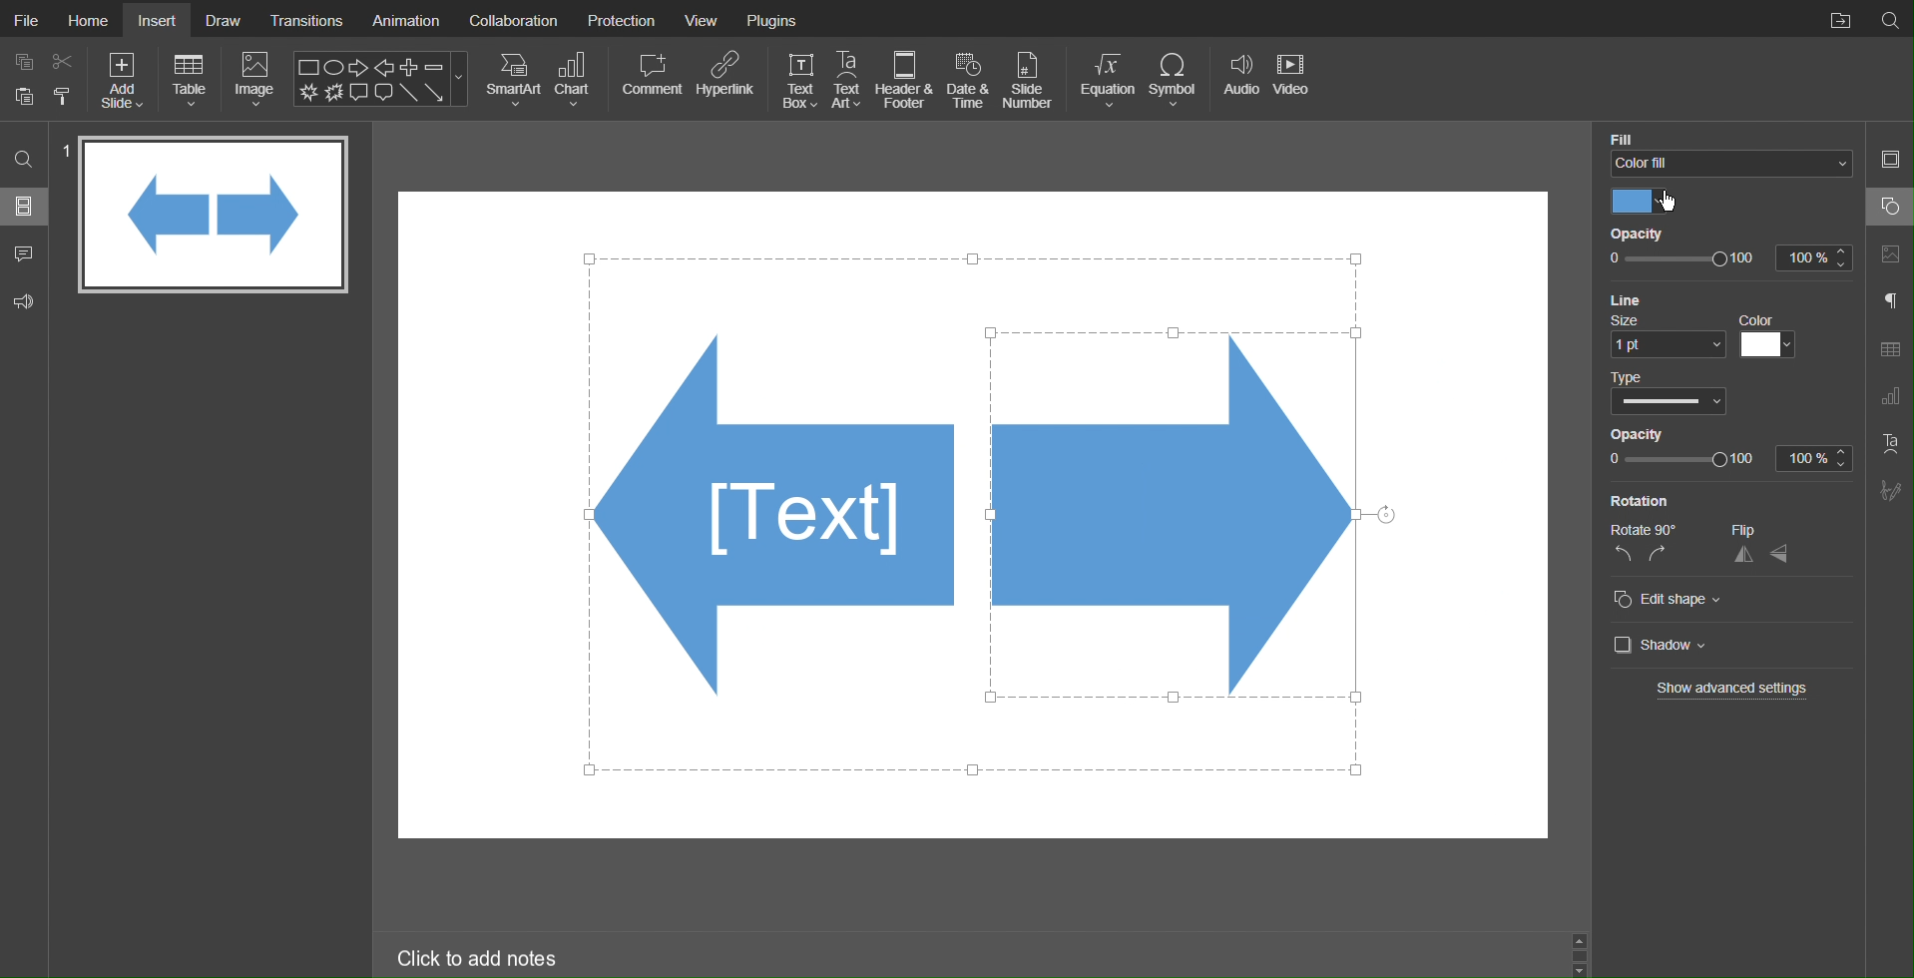 This screenshot has width=1914, height=978. I want to click on Collaboration, so click(514, 19).